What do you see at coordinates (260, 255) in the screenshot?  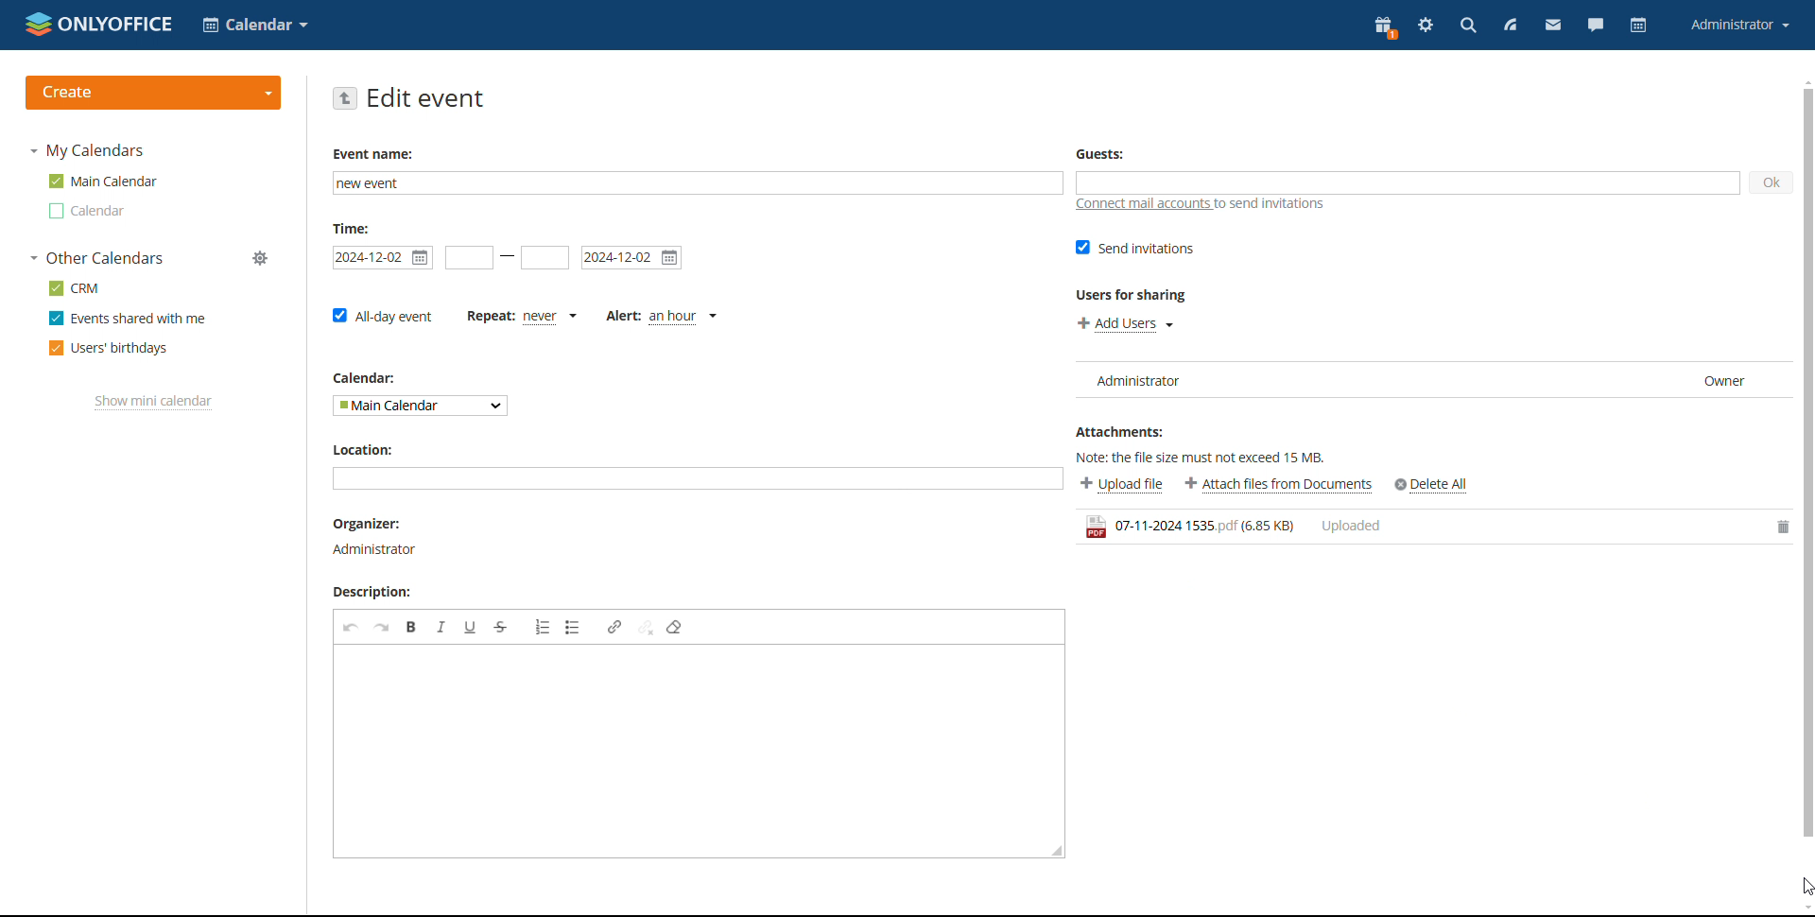 I see `` at bounding box center [260, 255].